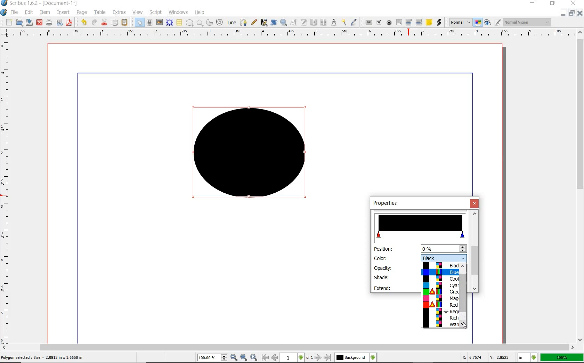  What do you see at coordinates (29, 22) in the screenshot?
I see `SAVE` at bounding box center [29, 22].